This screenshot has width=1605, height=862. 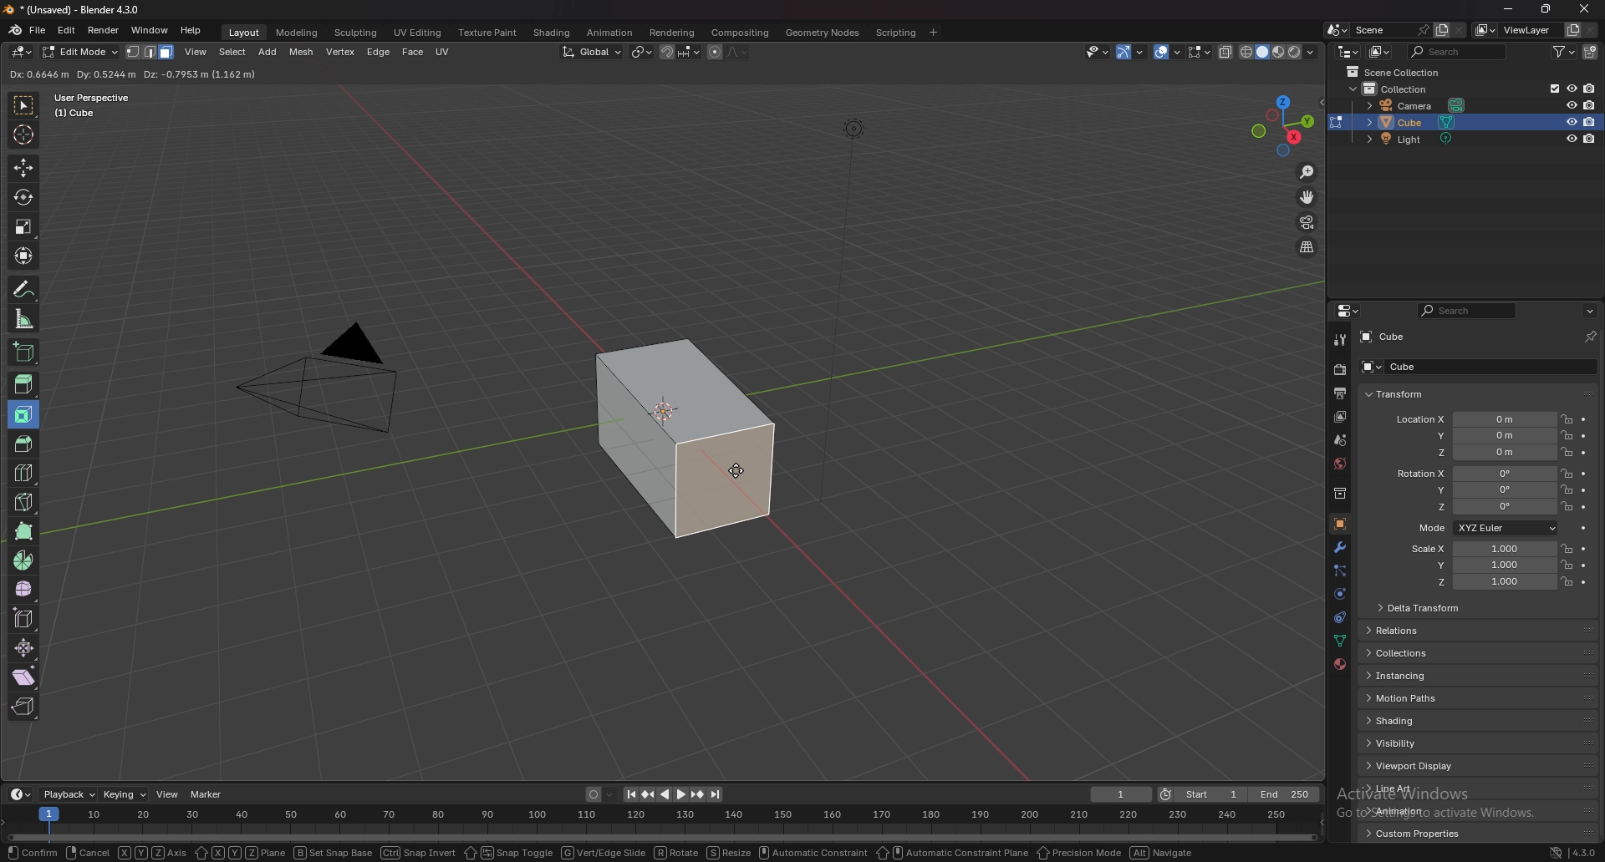 I want to click on camera viewpoint, so click(x=1307, y=223).